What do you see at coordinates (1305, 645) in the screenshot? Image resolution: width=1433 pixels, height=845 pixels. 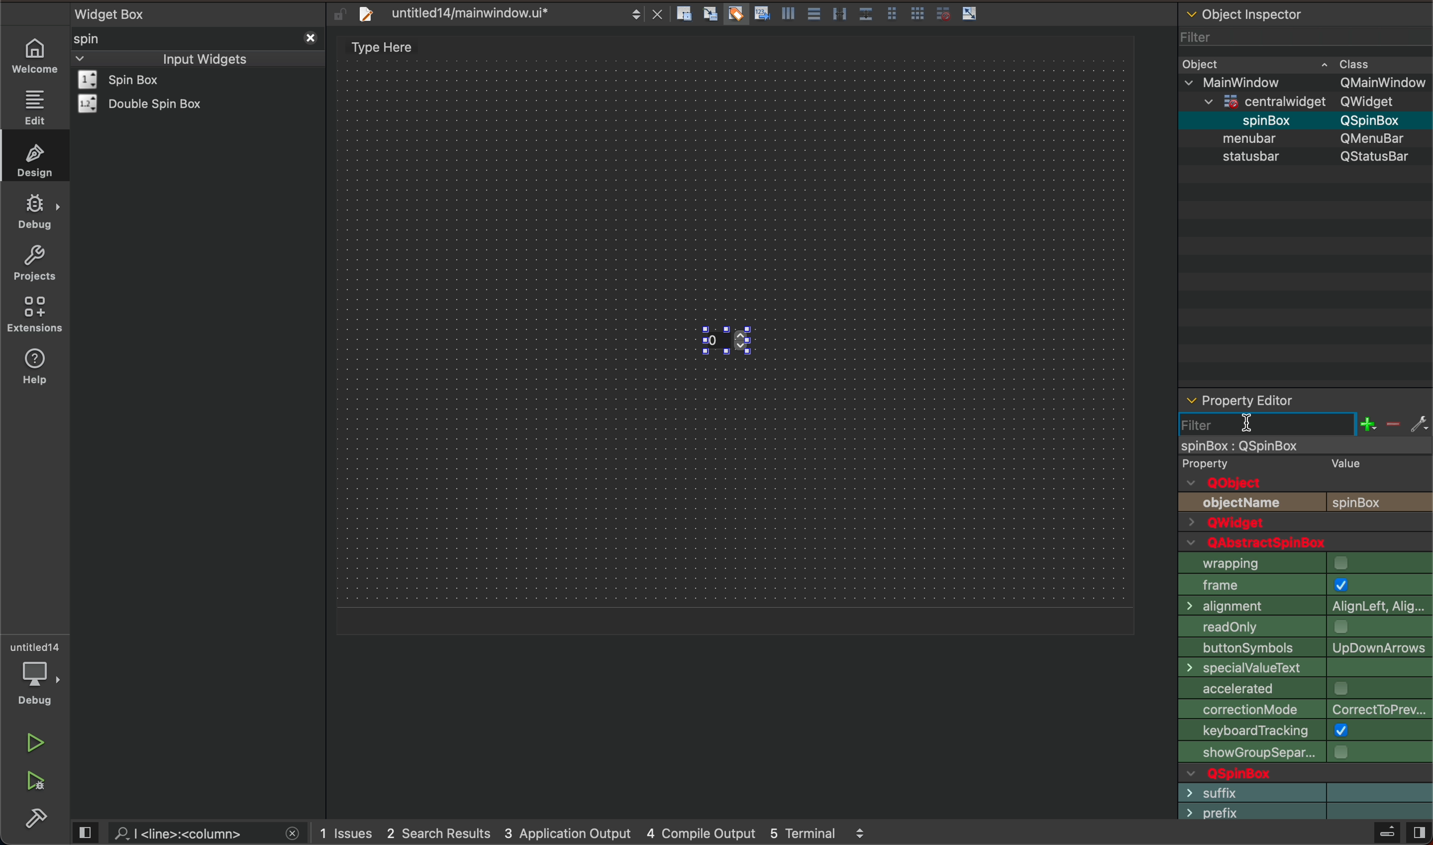 I see `tab shape` at bounding box center [1305, 645].